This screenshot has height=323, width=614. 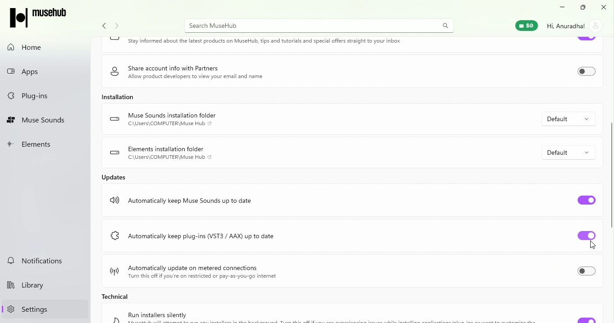 What do you see at coordinates (266, 42) in the screenshot?
I see `Keep in touch Stay informed about the latest products on MuseHub, tips and tutorials and special offers straight to your inbox` at bounding box center [266, 42].